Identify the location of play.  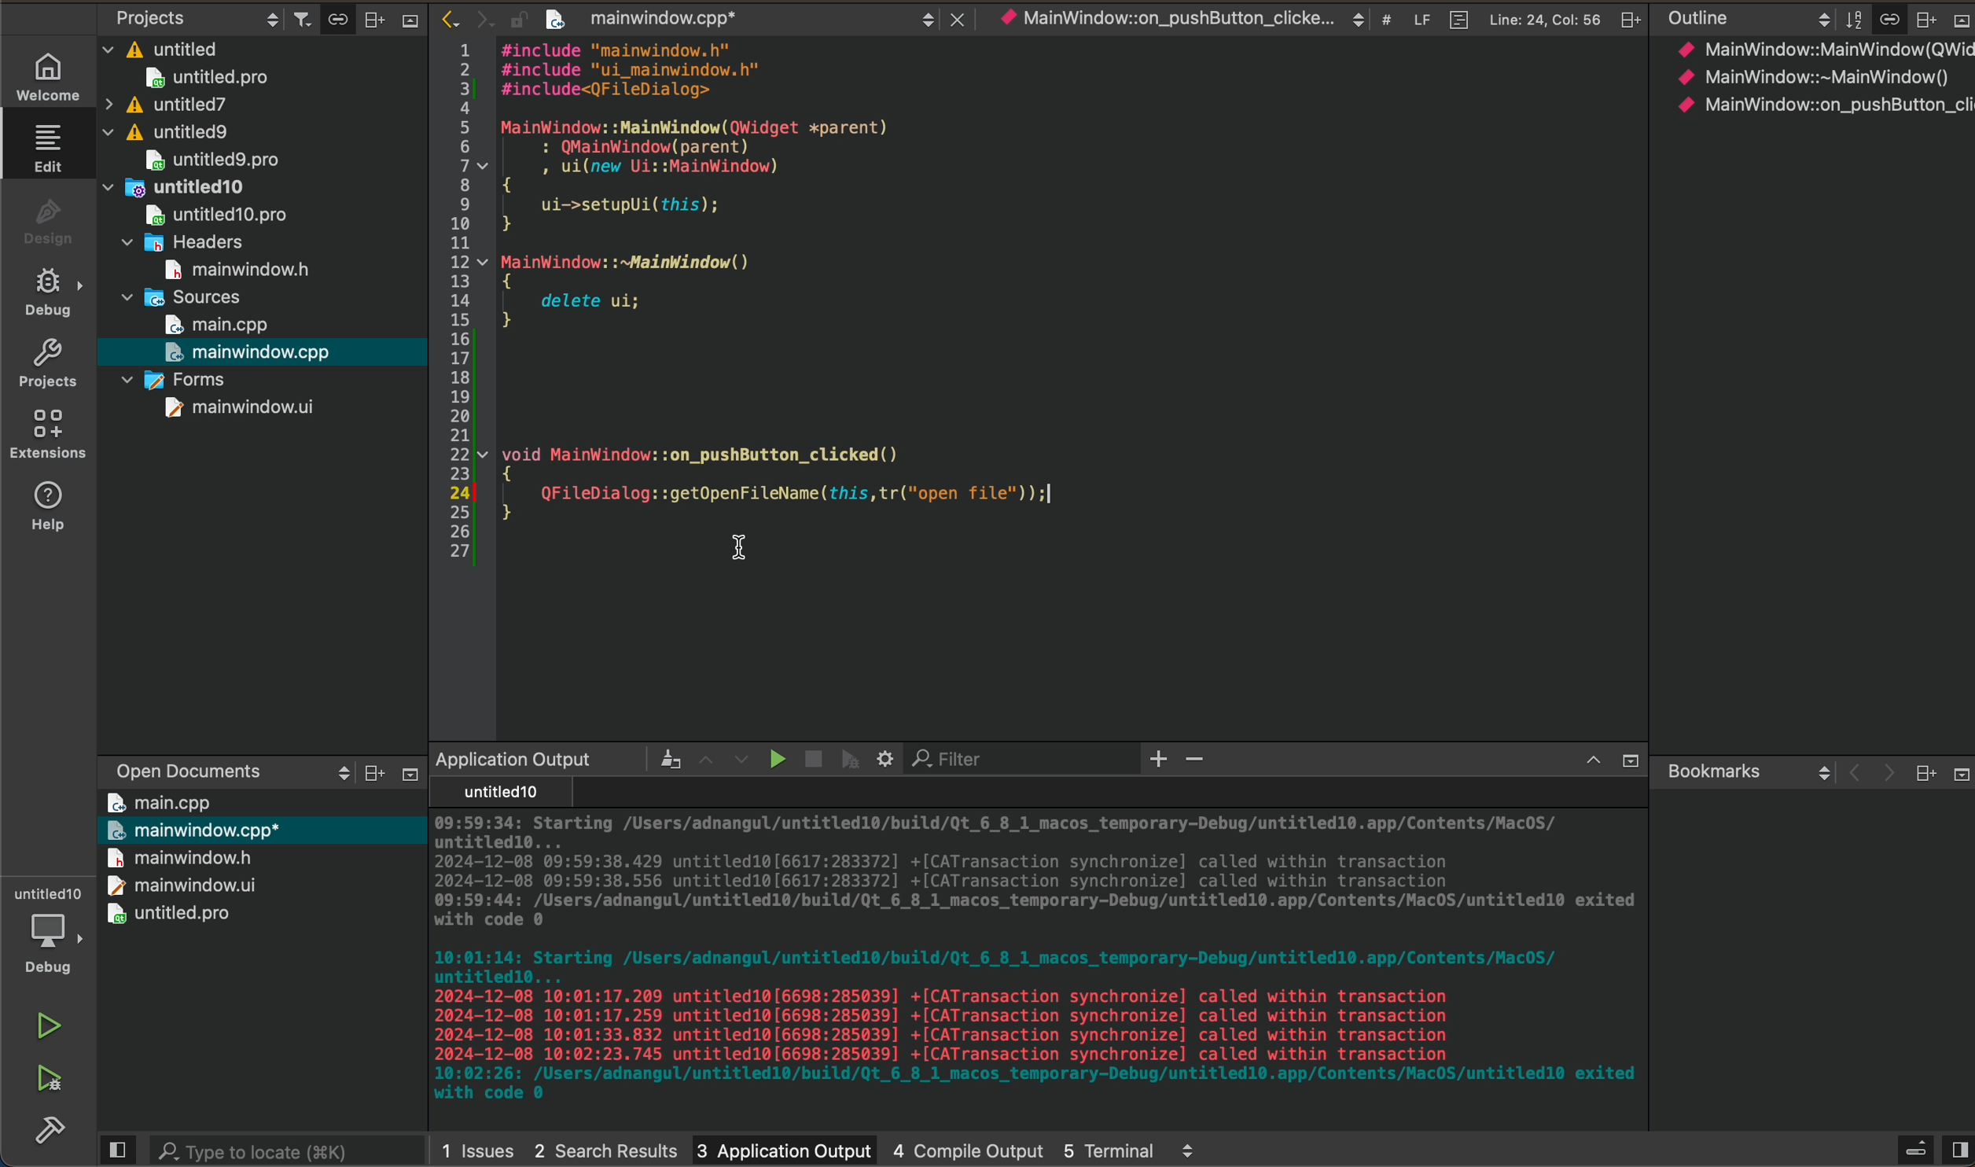
(772, 758).